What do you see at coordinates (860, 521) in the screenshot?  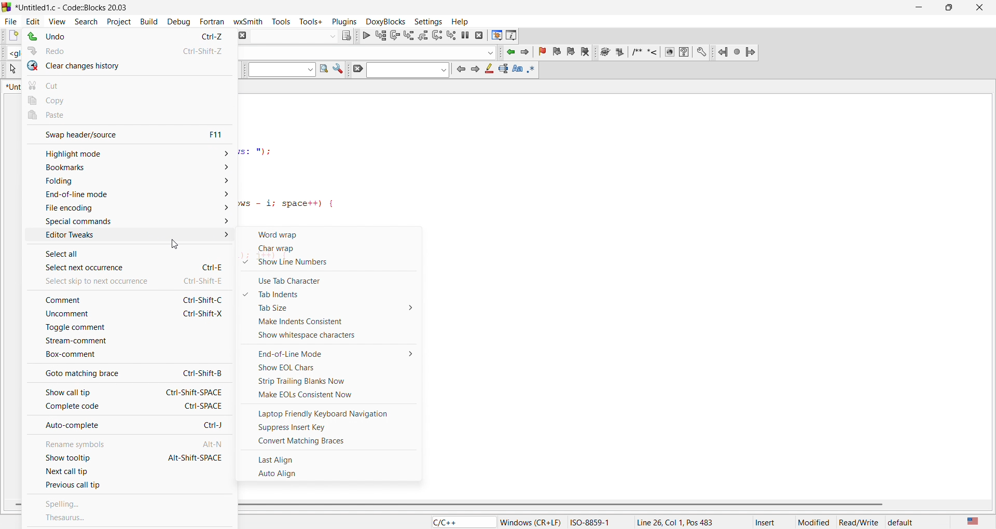 I see `read/write` at bounding box center [860, 521].